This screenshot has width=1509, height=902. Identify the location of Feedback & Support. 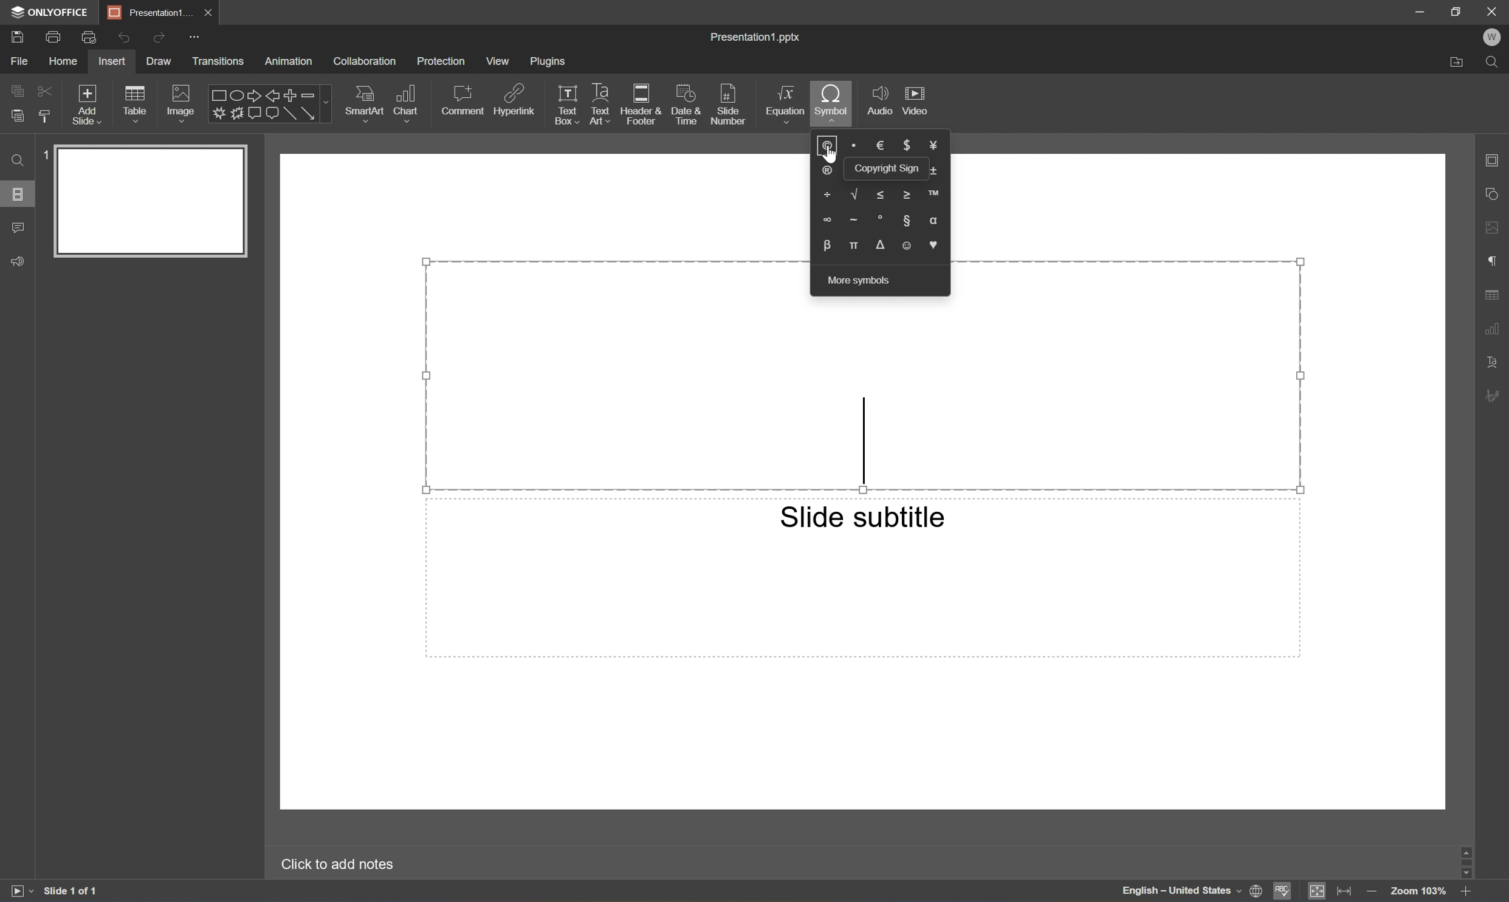
(15, 262).